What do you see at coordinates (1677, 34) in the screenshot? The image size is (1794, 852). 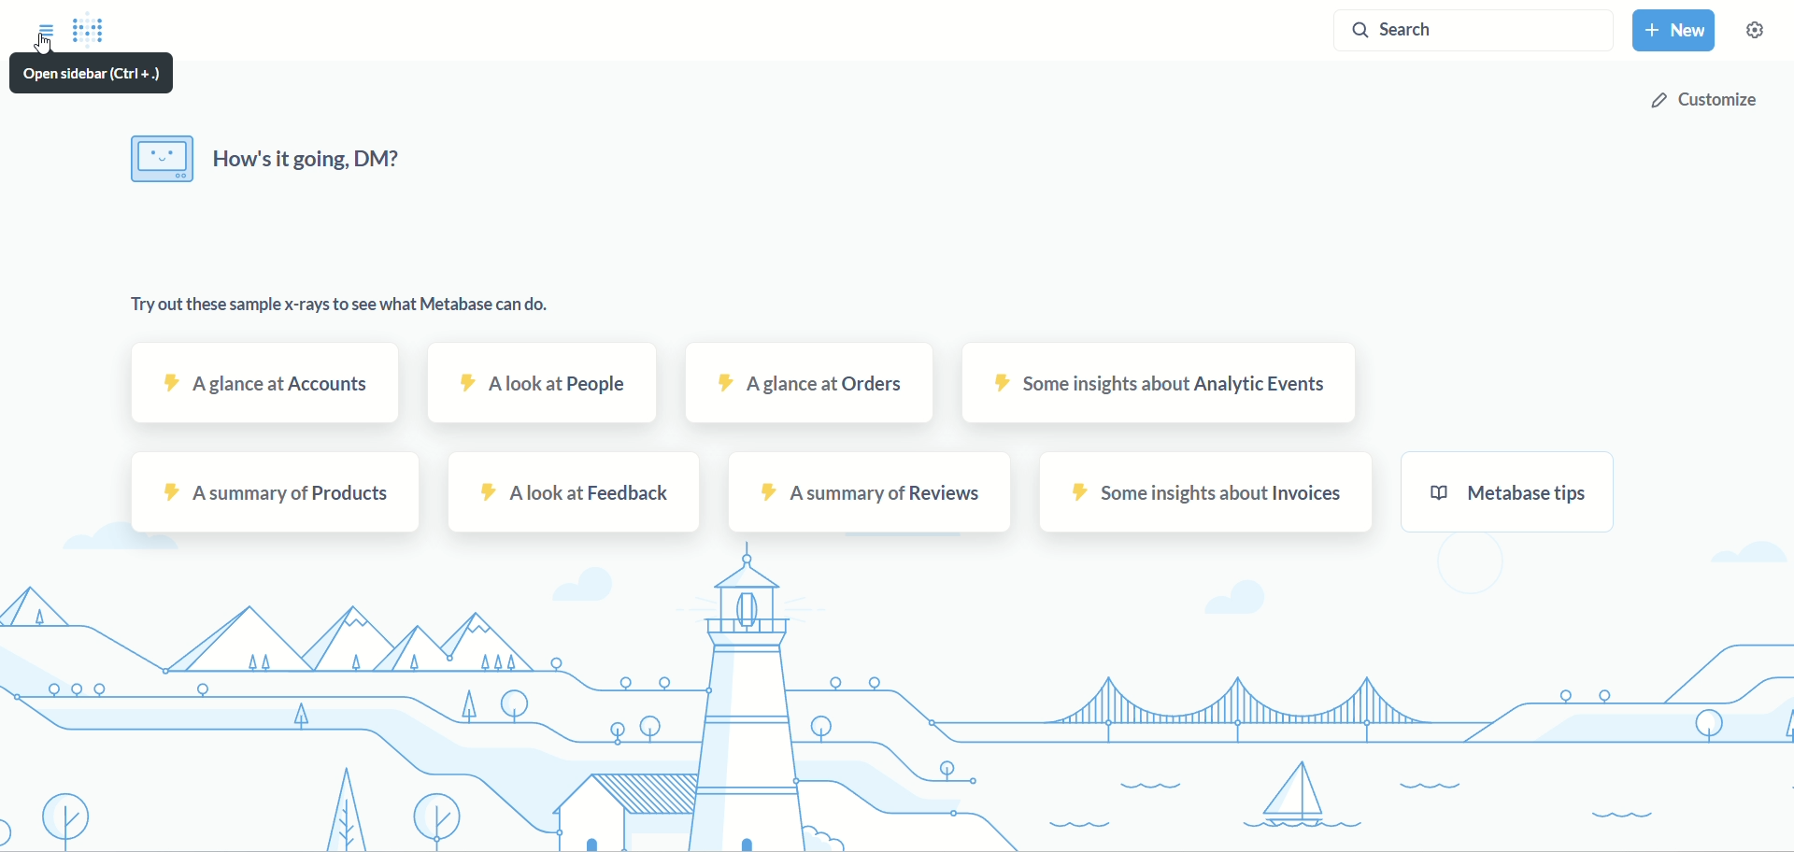 I see `new` at bounding box center [1677, 34].